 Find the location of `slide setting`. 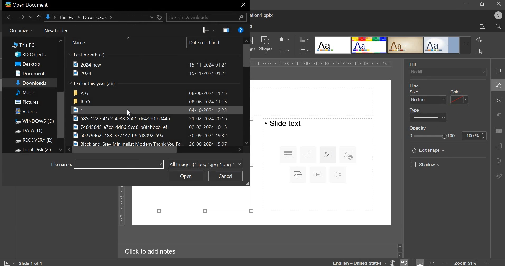

slide setting is located at coordinates (497, 70).